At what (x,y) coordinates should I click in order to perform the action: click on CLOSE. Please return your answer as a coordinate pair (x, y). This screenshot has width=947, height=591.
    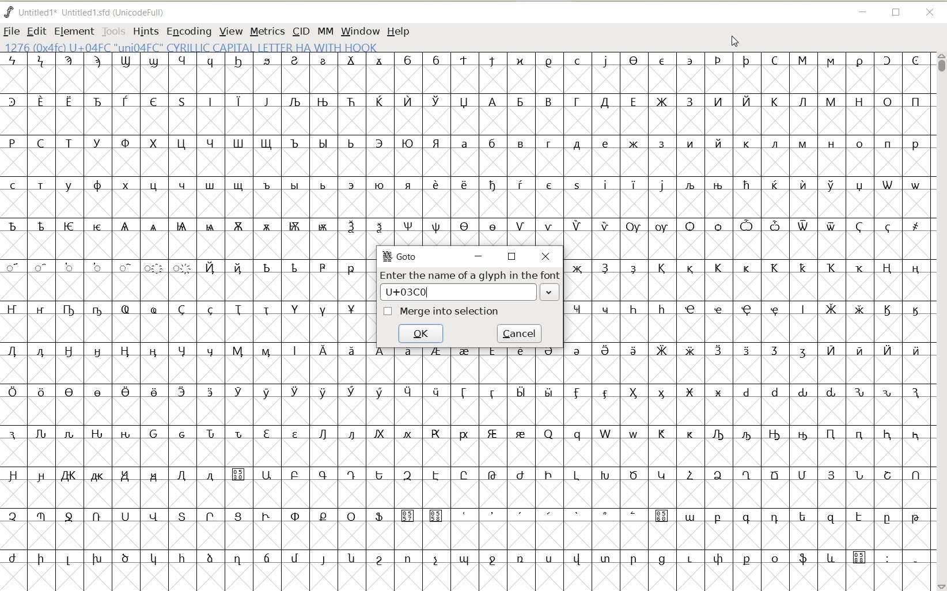
    Looking at the image, I should click on (932, 13).